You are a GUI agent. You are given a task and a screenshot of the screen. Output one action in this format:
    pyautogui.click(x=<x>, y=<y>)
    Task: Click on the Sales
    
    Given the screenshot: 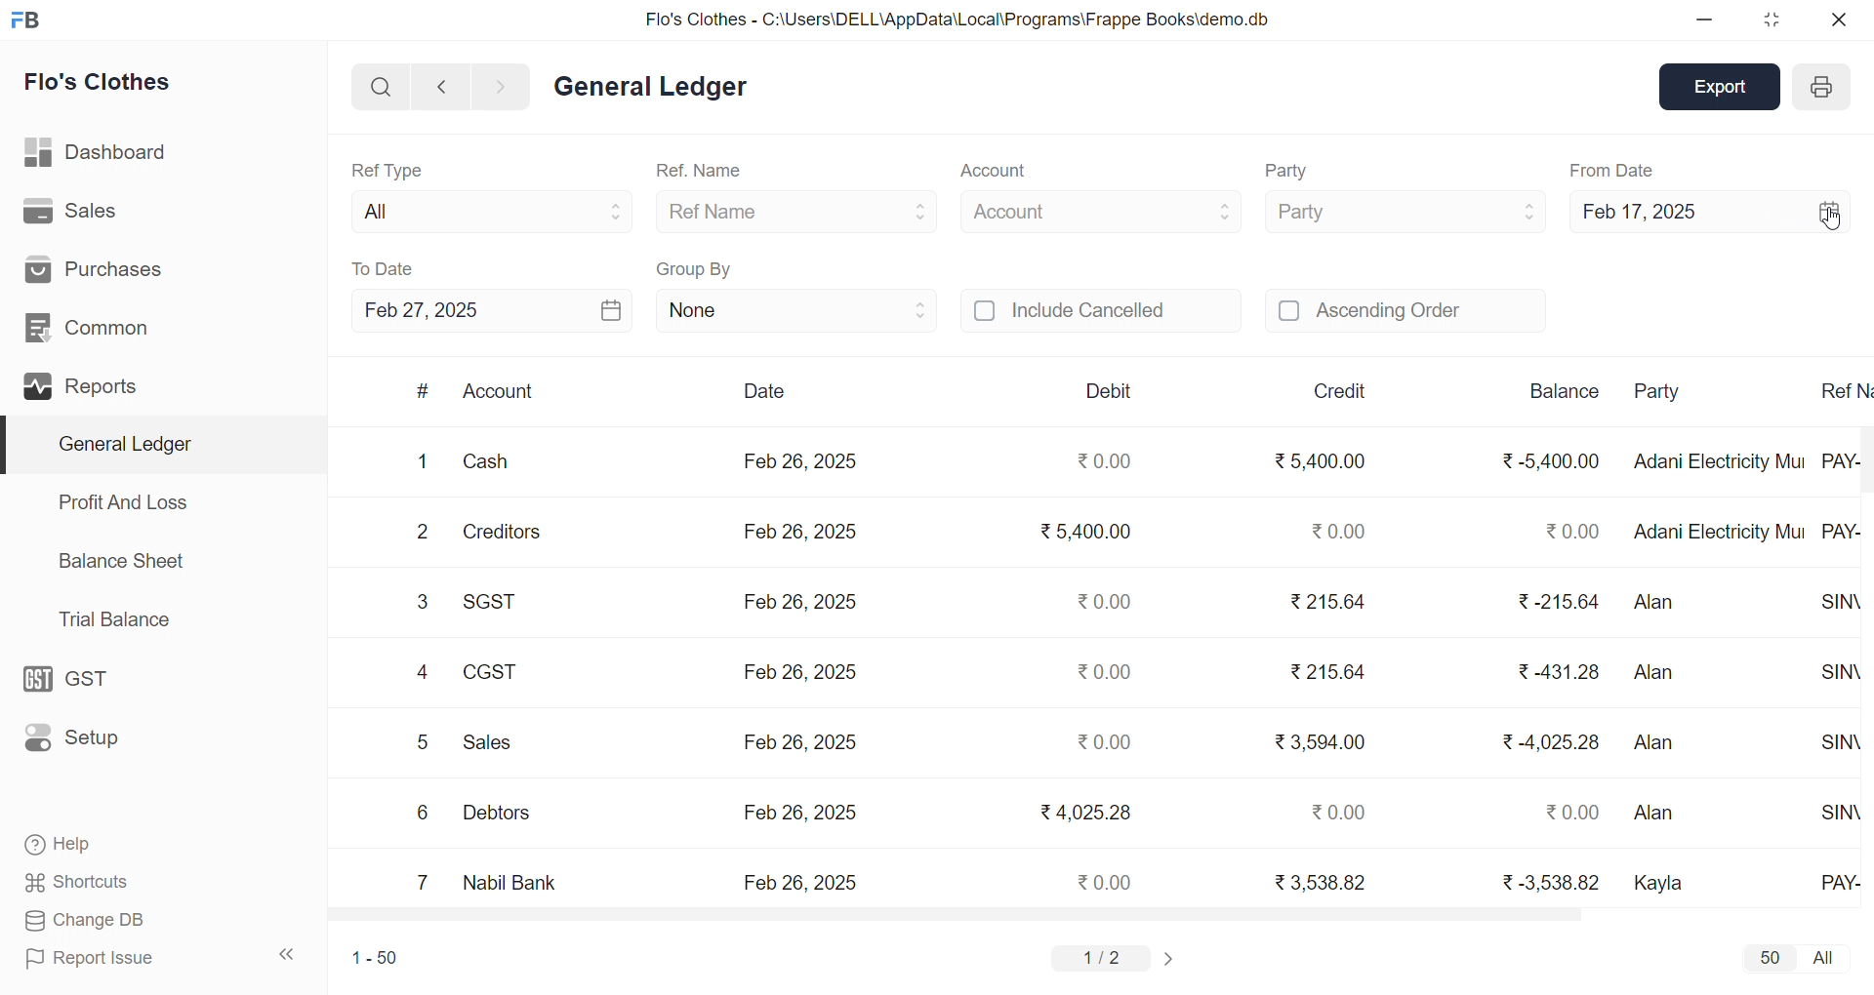 What is the action you would take?
    pyautogui.click(x=493, y=739)
    